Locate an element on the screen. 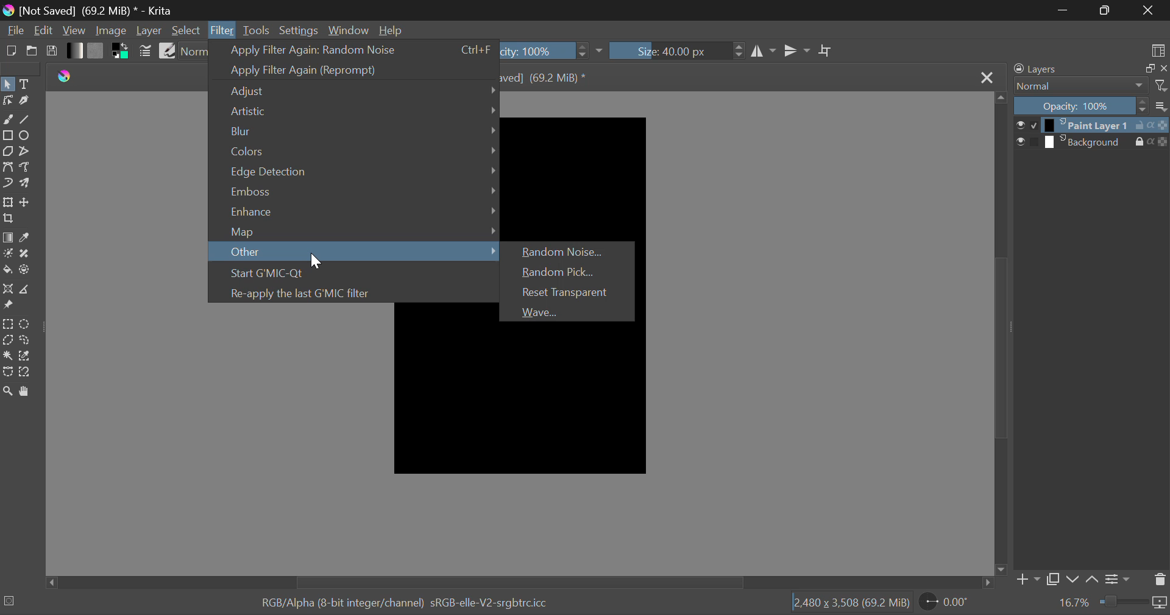 Image resolution: width=1170 pixels, height=615 pixels. Image is located at coordinates (111, 32).